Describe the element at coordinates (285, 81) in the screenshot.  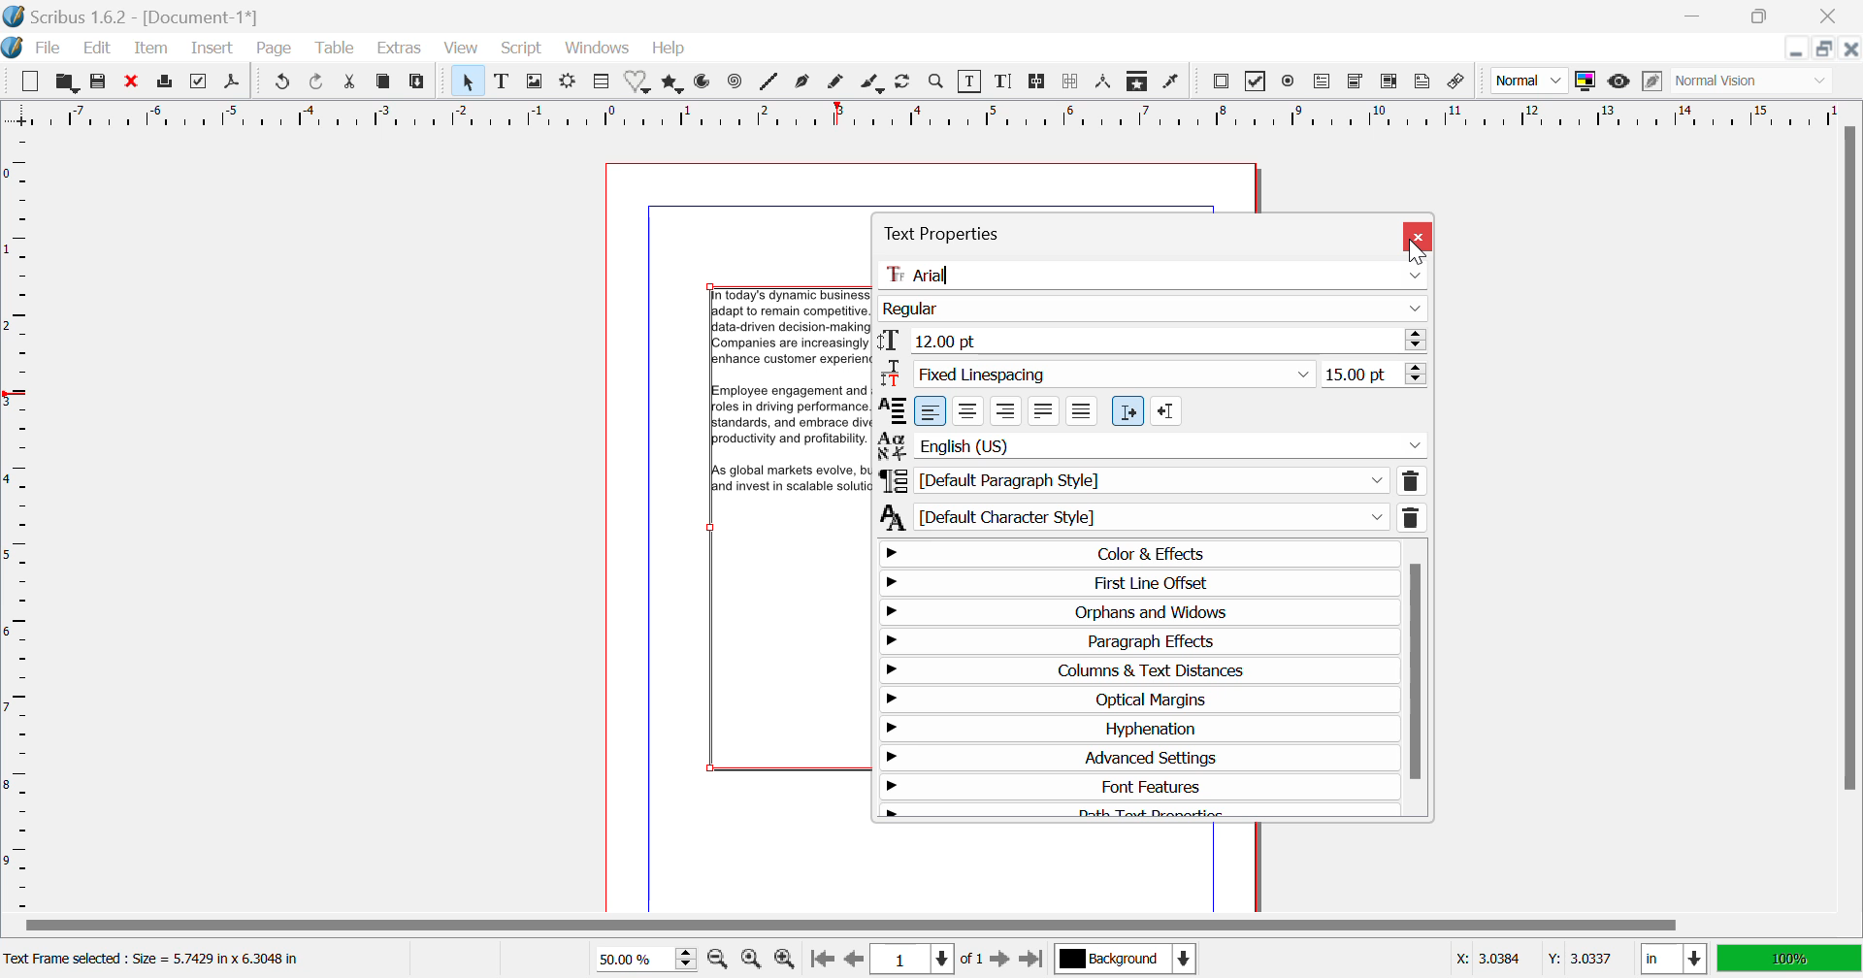
I see `Redo` at that location.